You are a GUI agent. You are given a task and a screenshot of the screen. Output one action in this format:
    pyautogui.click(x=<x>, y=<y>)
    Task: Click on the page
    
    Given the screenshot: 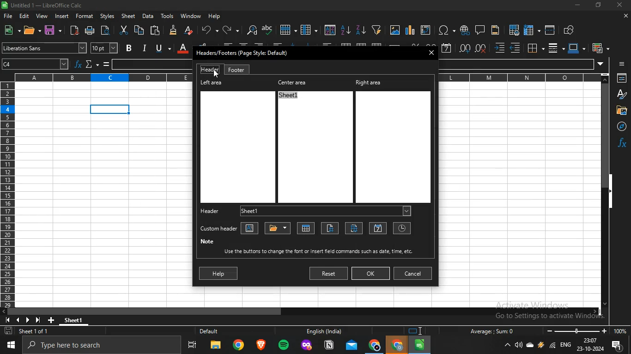 What is the action you would take?
    pyautogui.click(x=330, y=229)
    